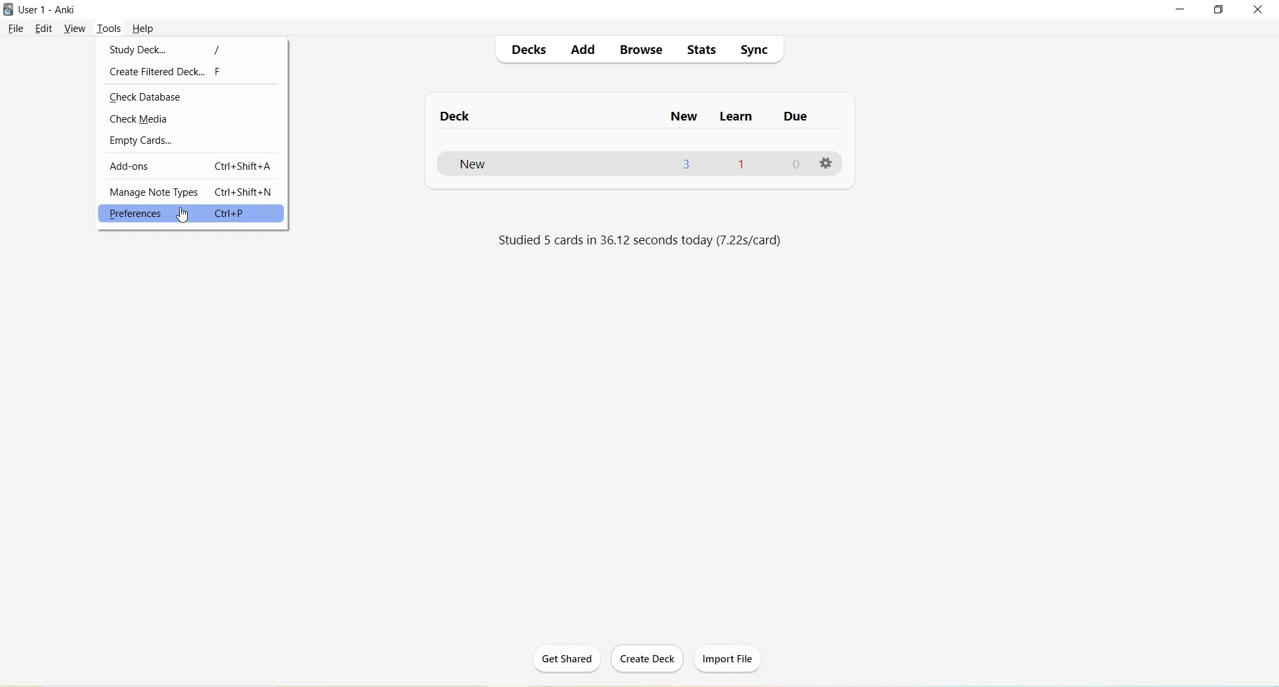 This screenshot has width=1279, height=687. What do you see at coordinates (46, 29) in the screenshot?
I see `Edit` at bounding box center [46, 29].